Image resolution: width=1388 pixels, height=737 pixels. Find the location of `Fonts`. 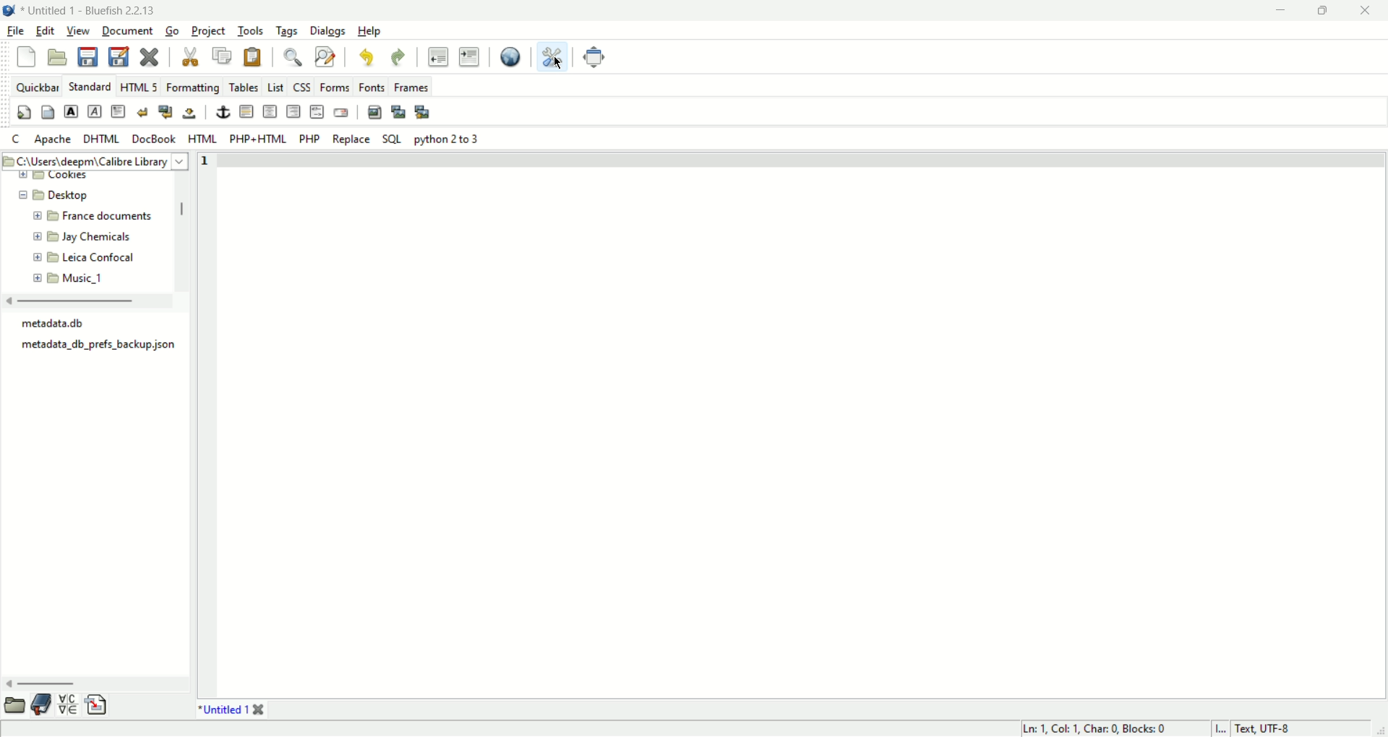

Fonts is located at coordinates (372, 87).